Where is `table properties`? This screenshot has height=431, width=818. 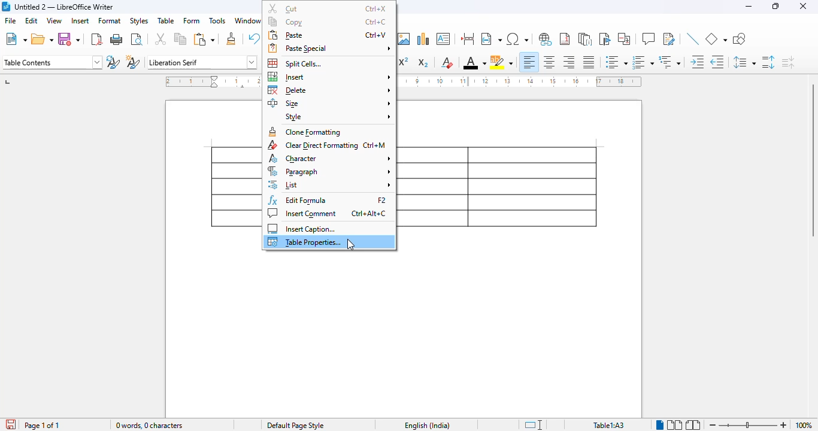
table properties is located at coordinates (304, 242).